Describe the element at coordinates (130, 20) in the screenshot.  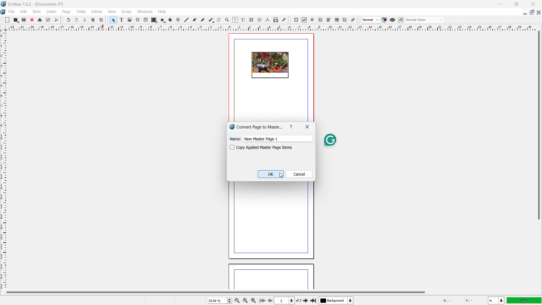
I see `image frame` at that location.